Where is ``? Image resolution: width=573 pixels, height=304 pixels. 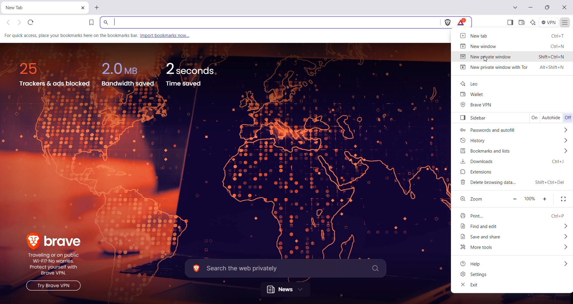  is located at coordinates (474, 118).